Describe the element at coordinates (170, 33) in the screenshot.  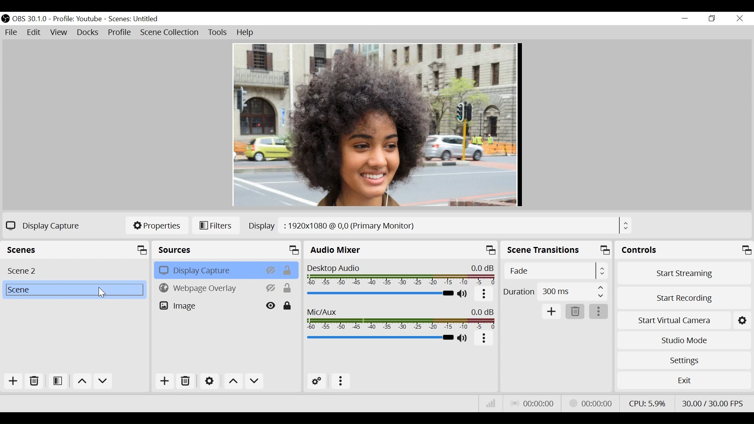
I see `Scene Collection` at that location.